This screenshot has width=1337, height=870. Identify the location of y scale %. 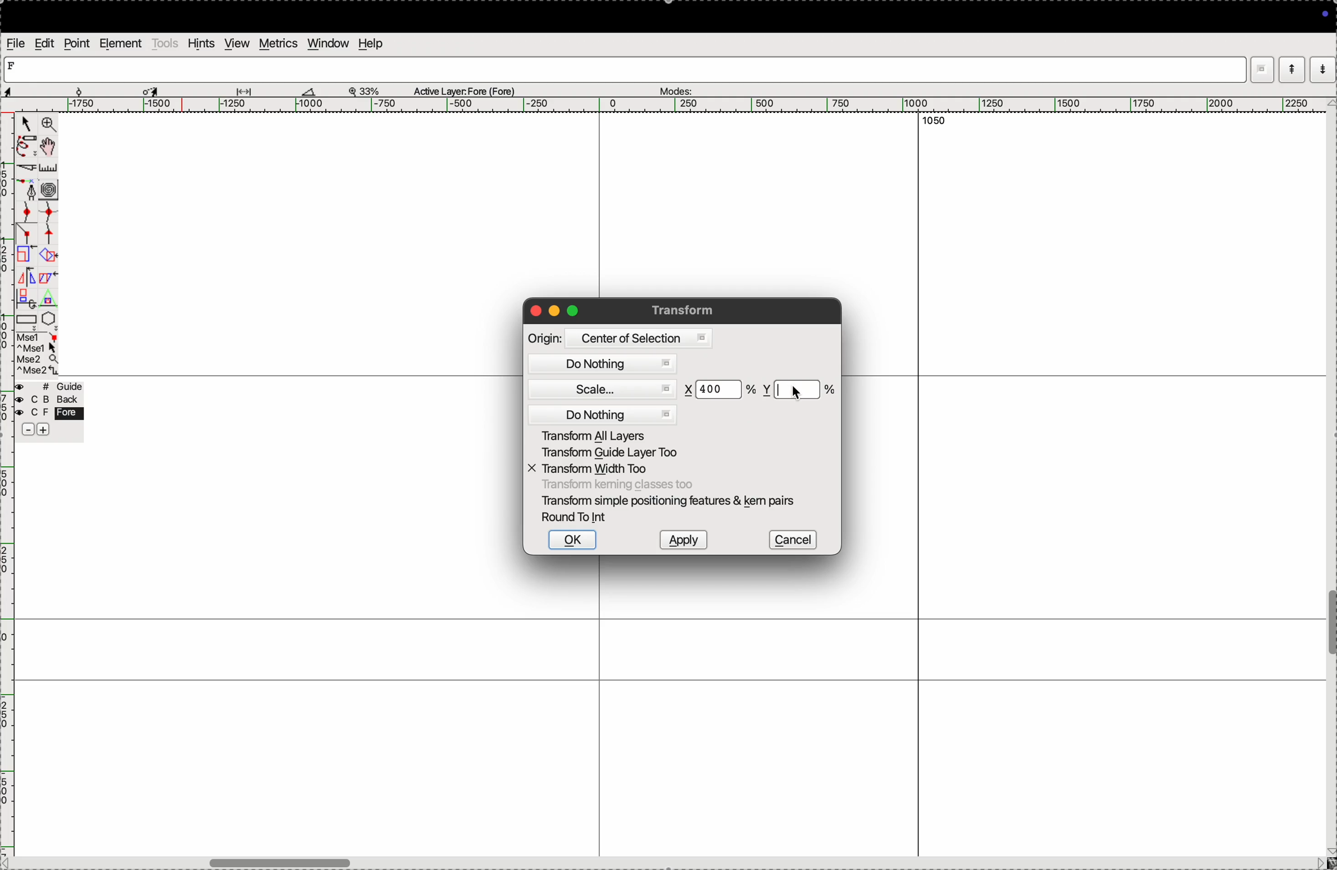
(799, 389).